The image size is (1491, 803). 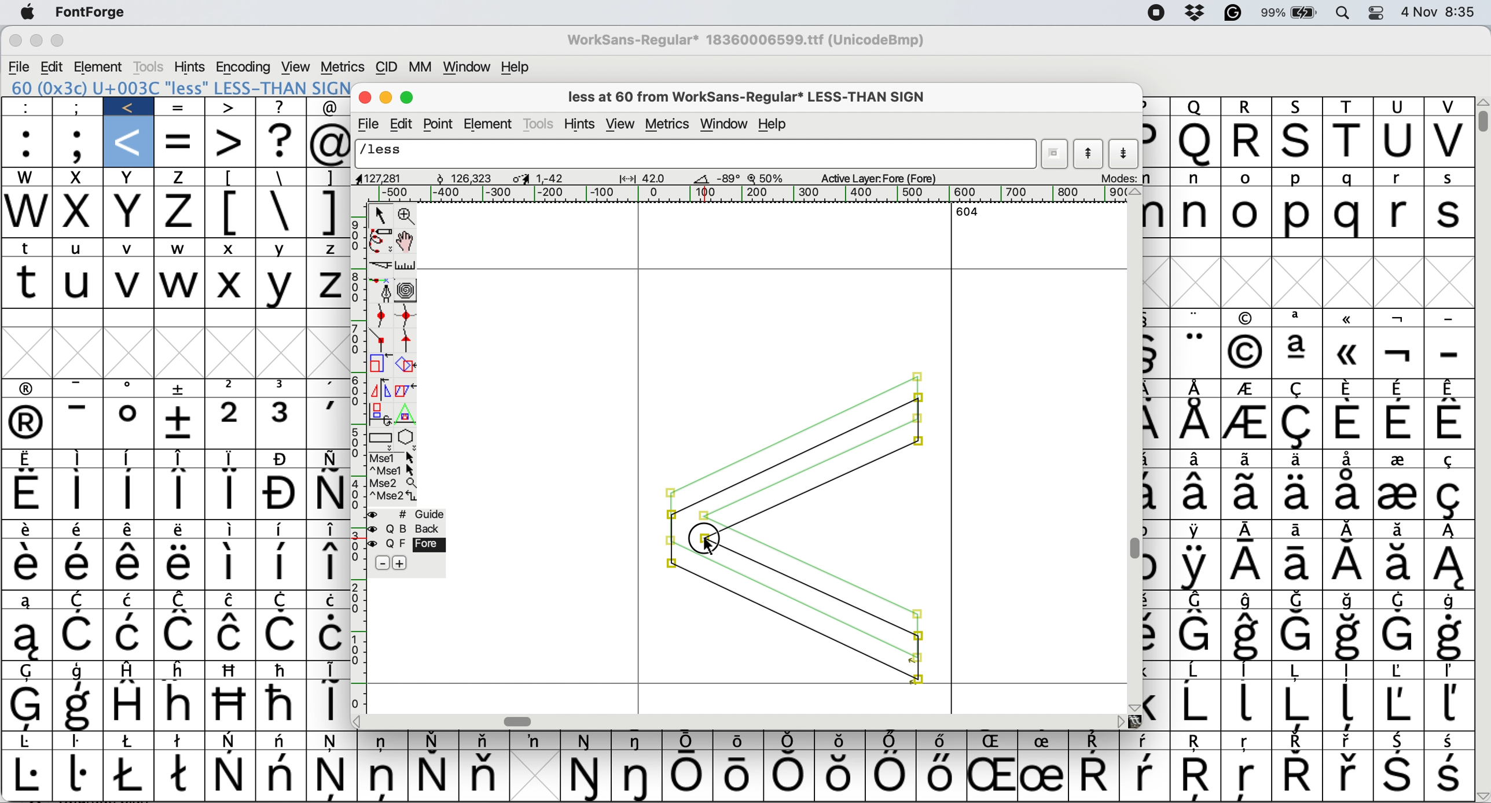 I want to click on Symbol, so click(x=1196, y=459).